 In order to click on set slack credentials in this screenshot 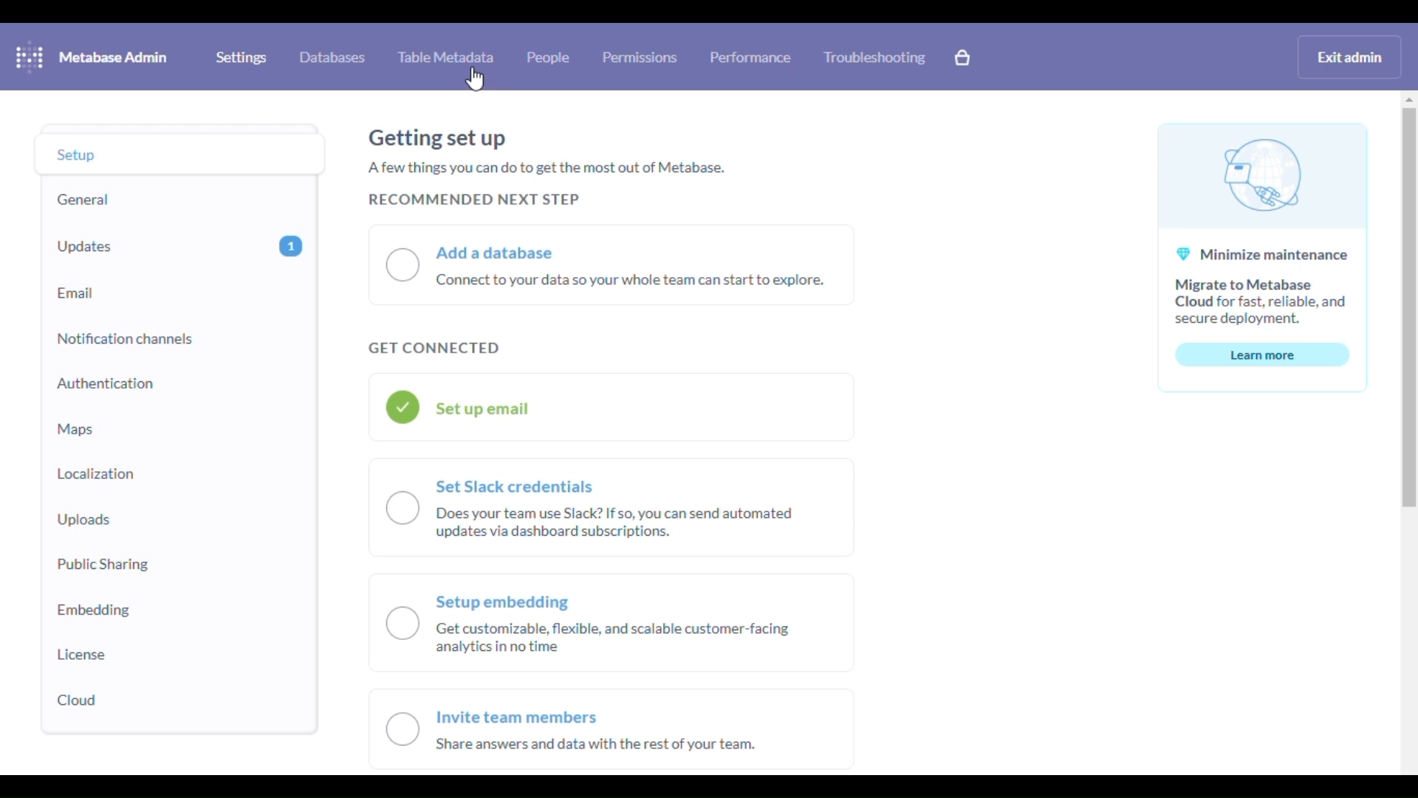, I will do `click(612, 506)`.